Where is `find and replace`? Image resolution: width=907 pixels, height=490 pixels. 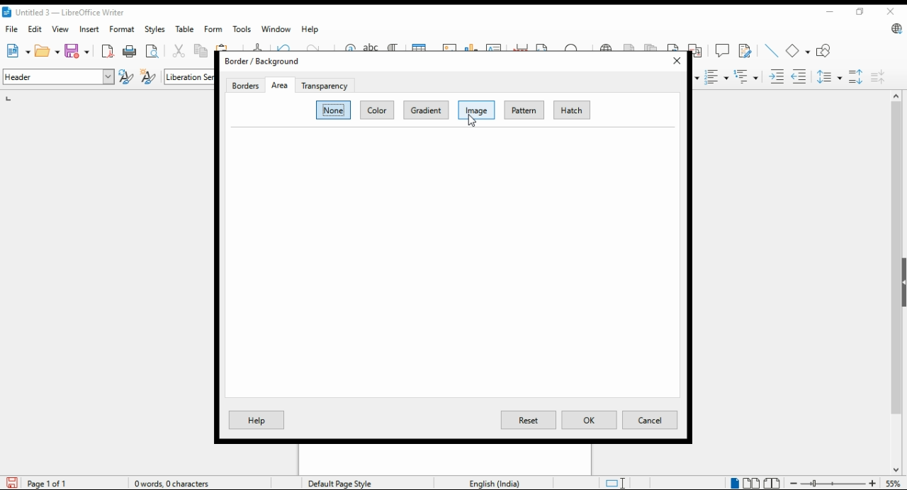
find and replace is located at coordinates (350, 46).